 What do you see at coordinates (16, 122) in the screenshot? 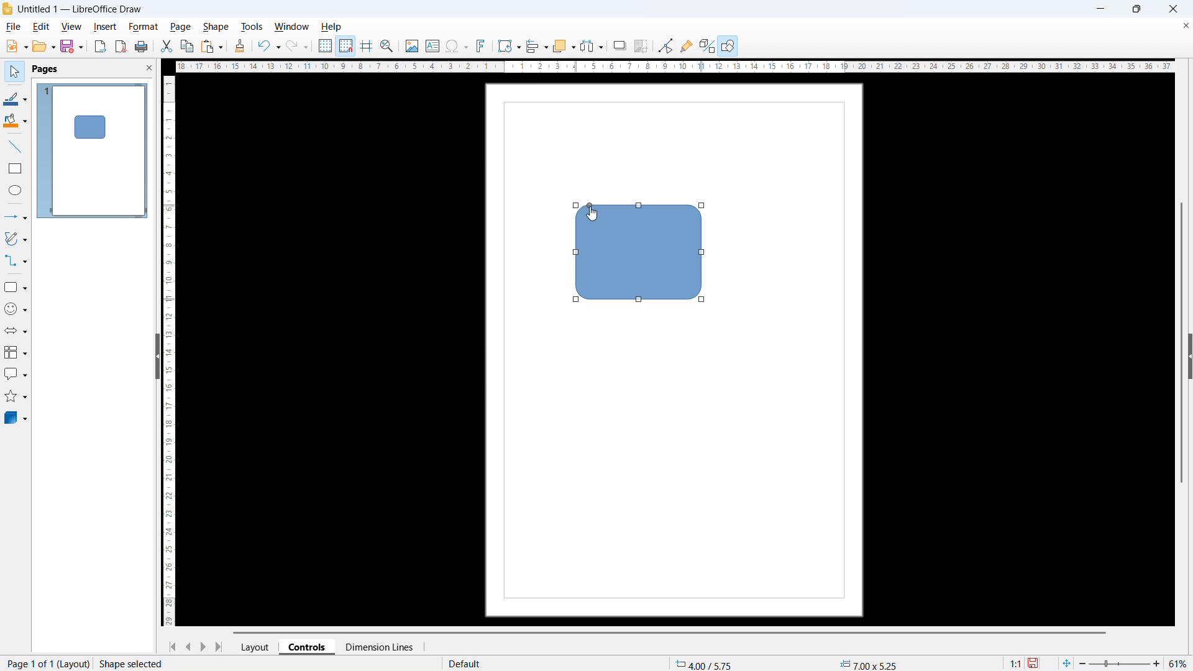
I see `Background colour ` at bounding box center [16, 122].